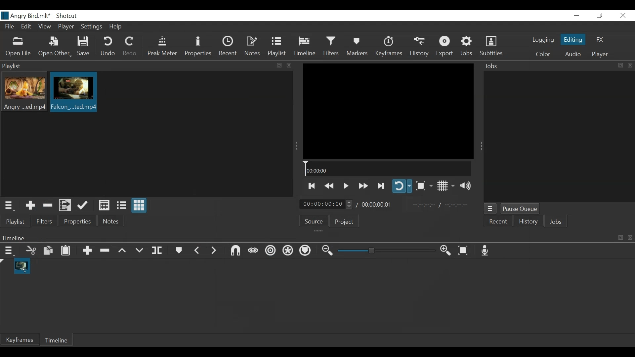 This screenshot has height=357, width=635. What do you see at coordinates (215, 250) in the screenshot?
I see `Next Marker` at bounding box center [215, 250].